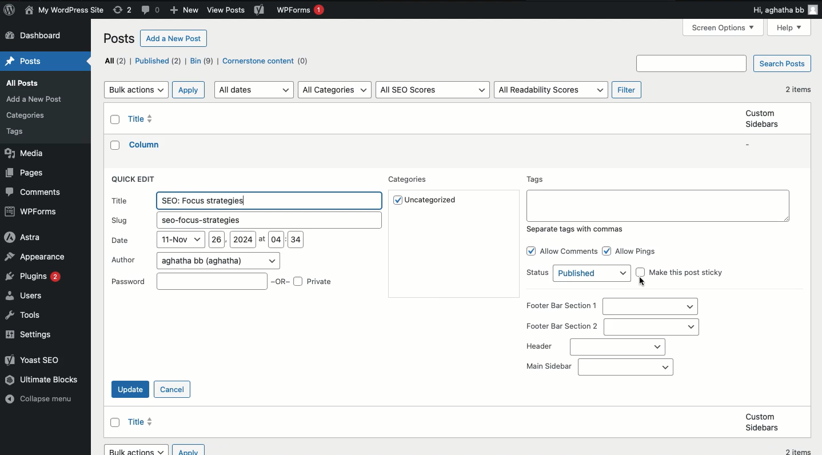 Image resolution: width=822 pixels, height=455 pixels. Describe the element at coordinates (35, 37) in the screenshot. I see `Dashboard` at that location.